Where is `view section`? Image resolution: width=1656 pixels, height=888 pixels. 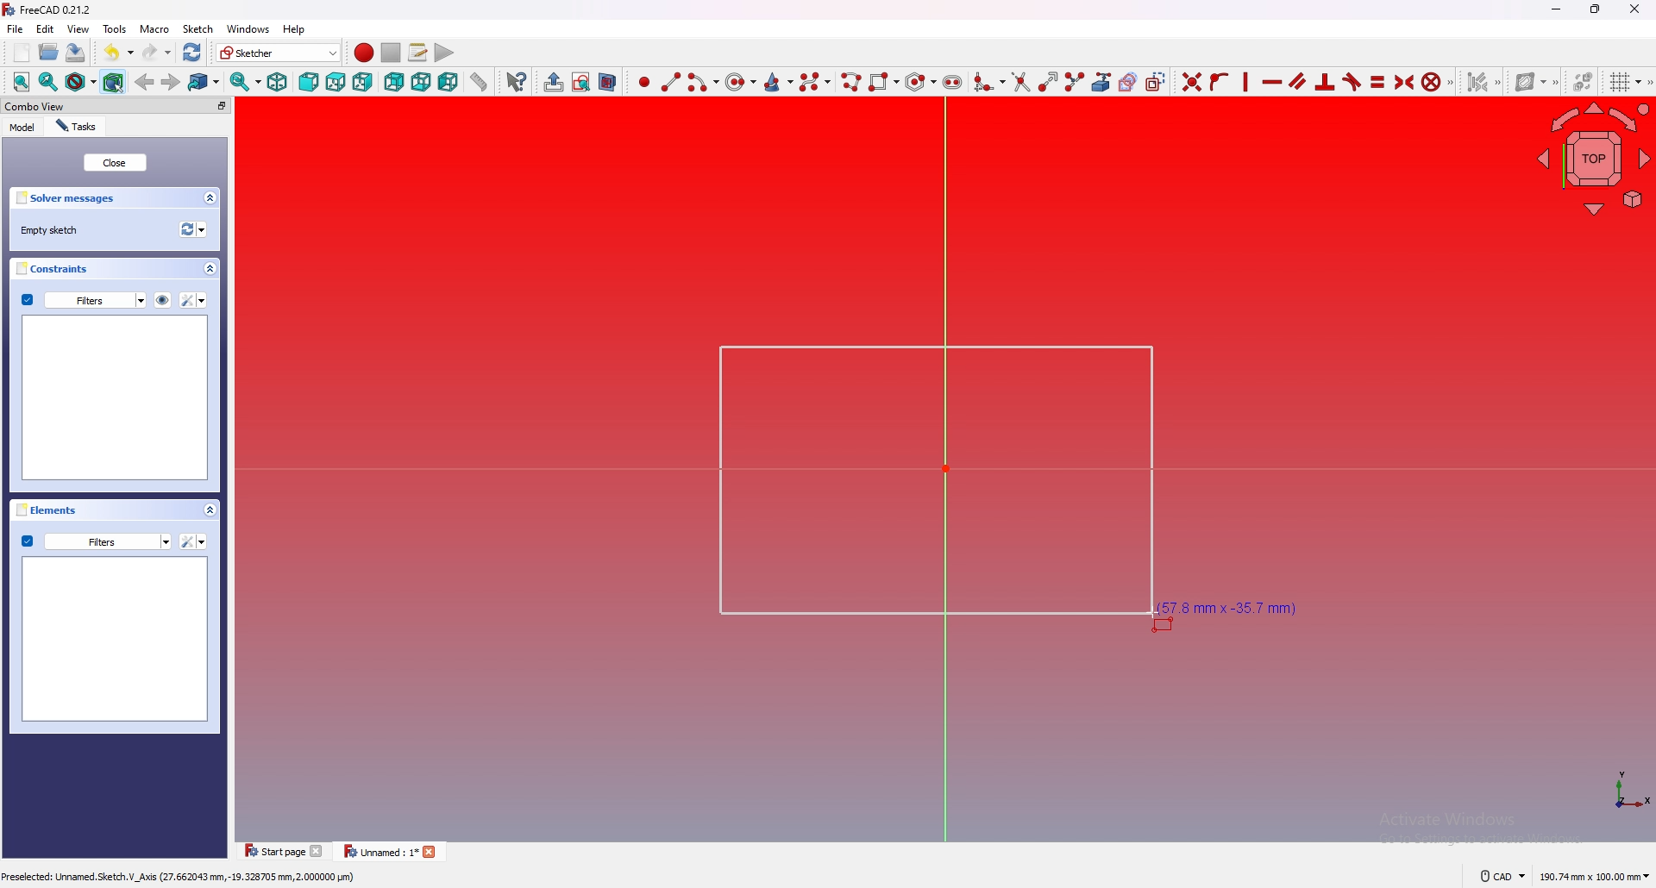 view section is located at coordinates (608, 83).